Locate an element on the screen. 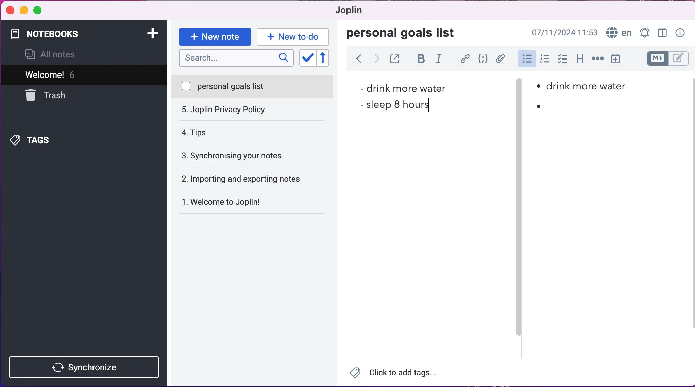 The width and height of the screenshot is (695, 387). toggle sort order field is located at coordinates (307, 58).